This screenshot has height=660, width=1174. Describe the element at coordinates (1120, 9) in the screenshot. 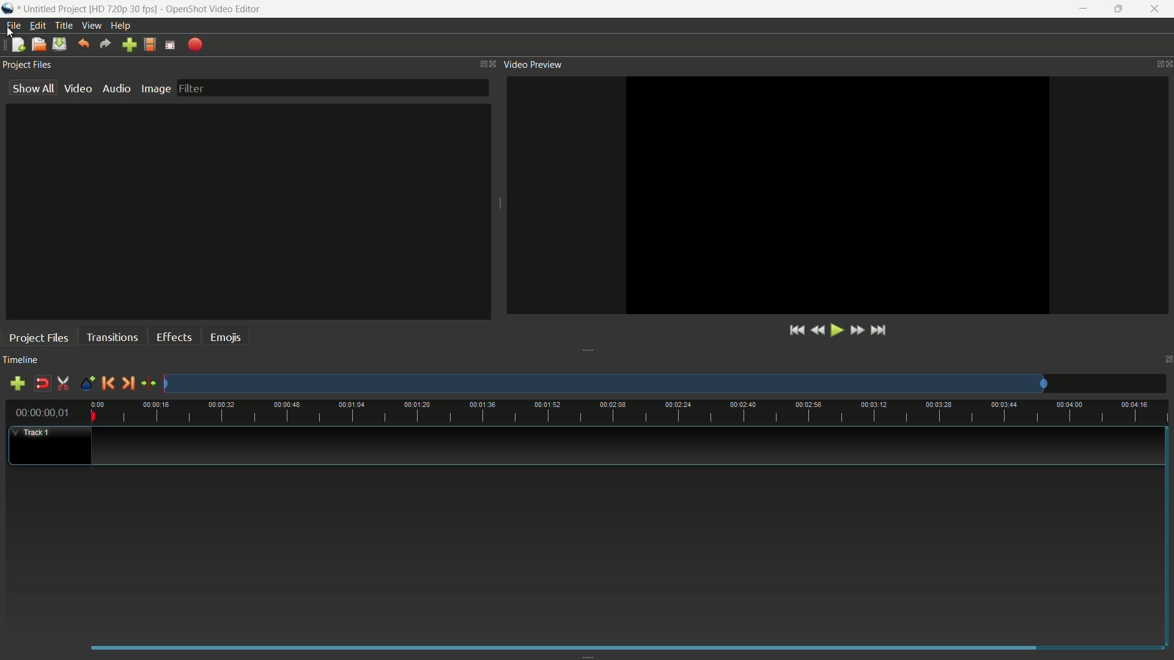

I see `maximize` at that location.